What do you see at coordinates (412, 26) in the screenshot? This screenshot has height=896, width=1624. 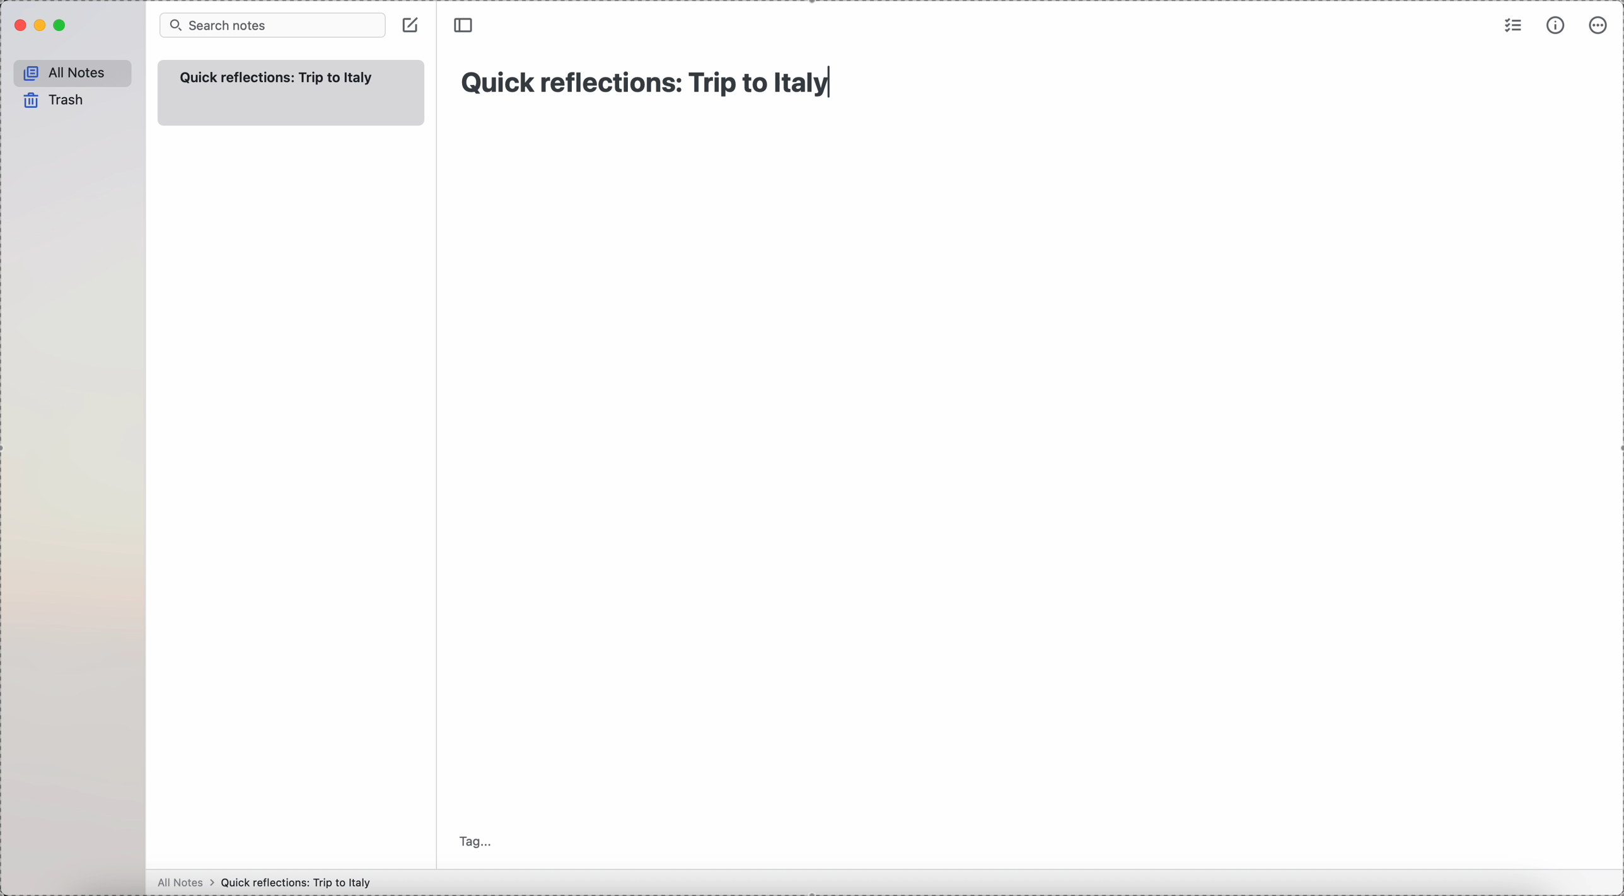 I see `click on create note` at bounding box center [412, 26].